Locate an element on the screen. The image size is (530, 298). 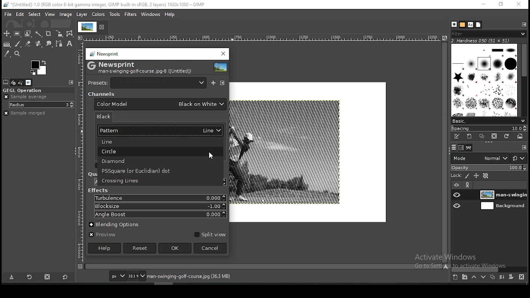
fuzzy selection tool is located at coordinates (39, 34).